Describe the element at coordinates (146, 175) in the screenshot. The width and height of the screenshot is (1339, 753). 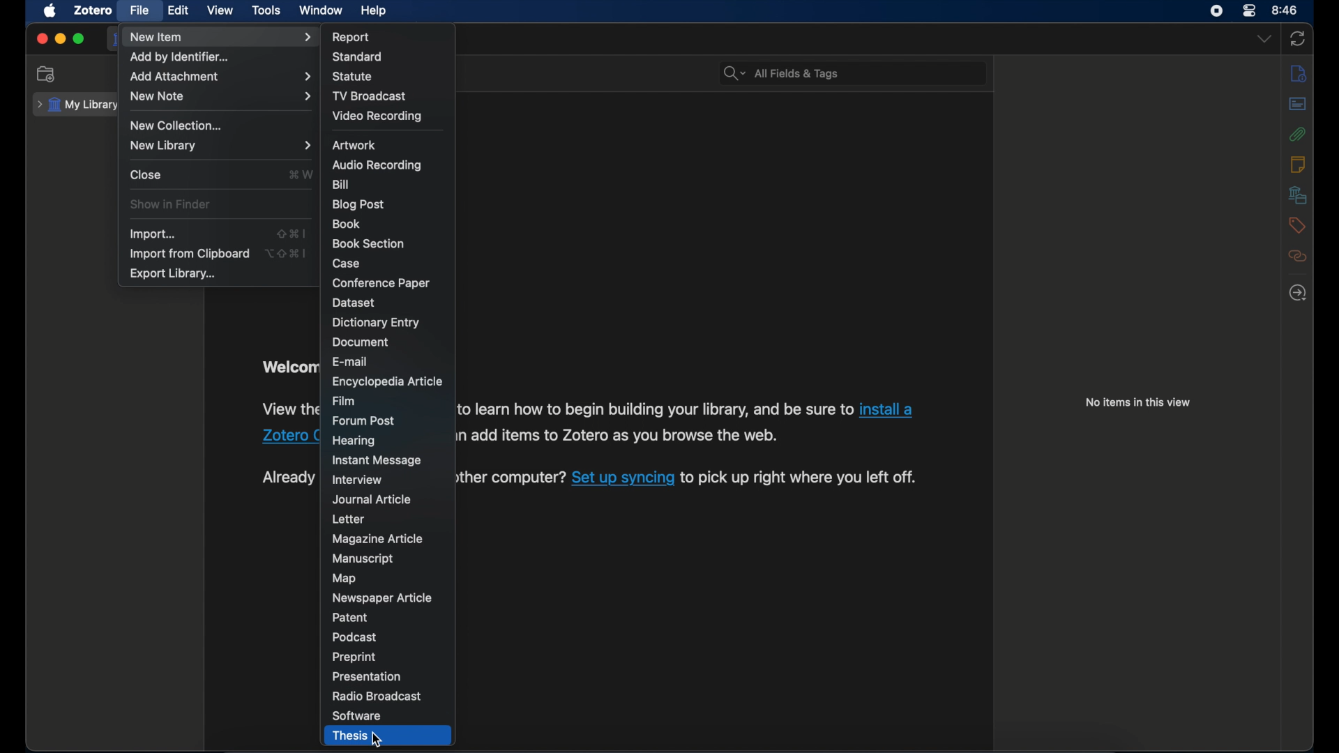
I see `close` at that location.